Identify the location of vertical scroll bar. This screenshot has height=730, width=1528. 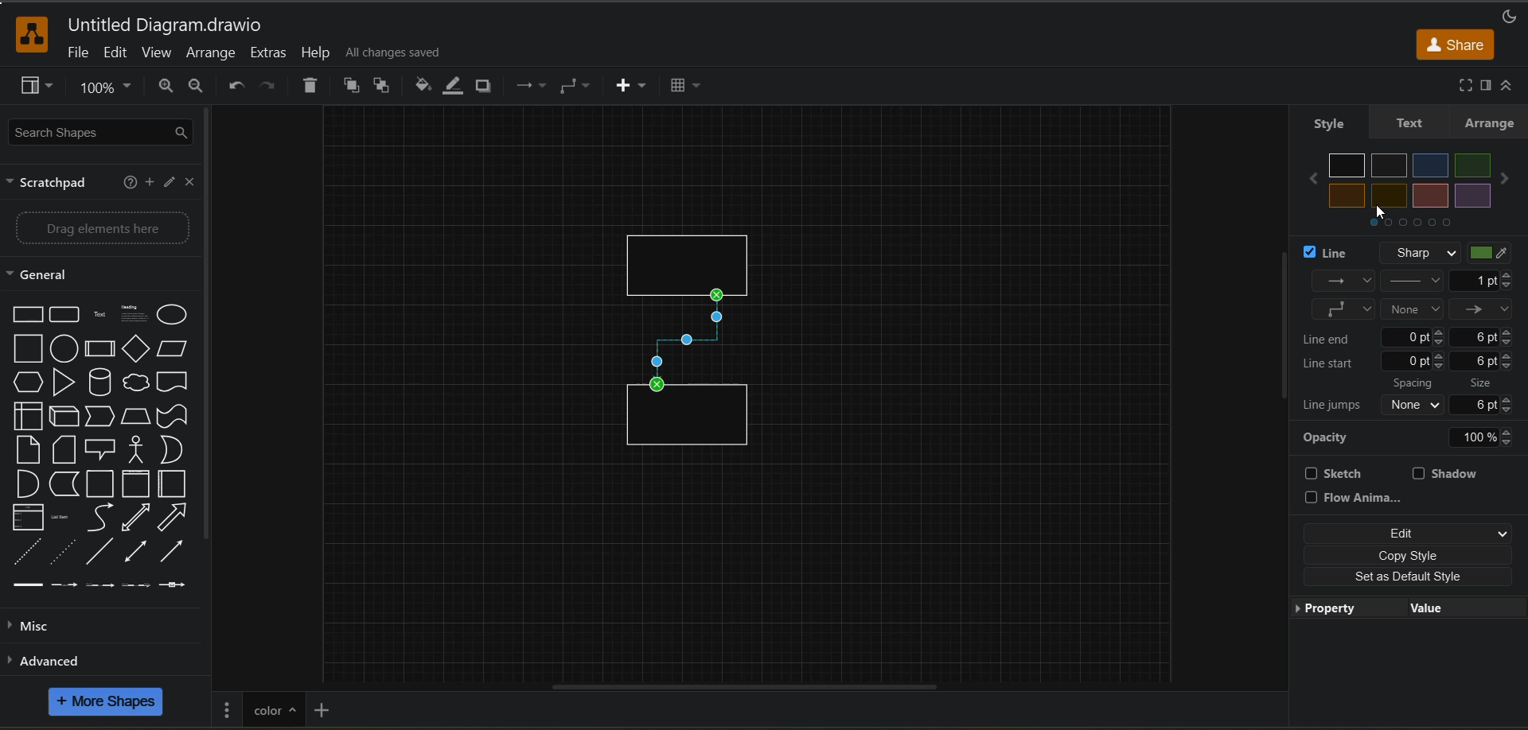
(214, 329).